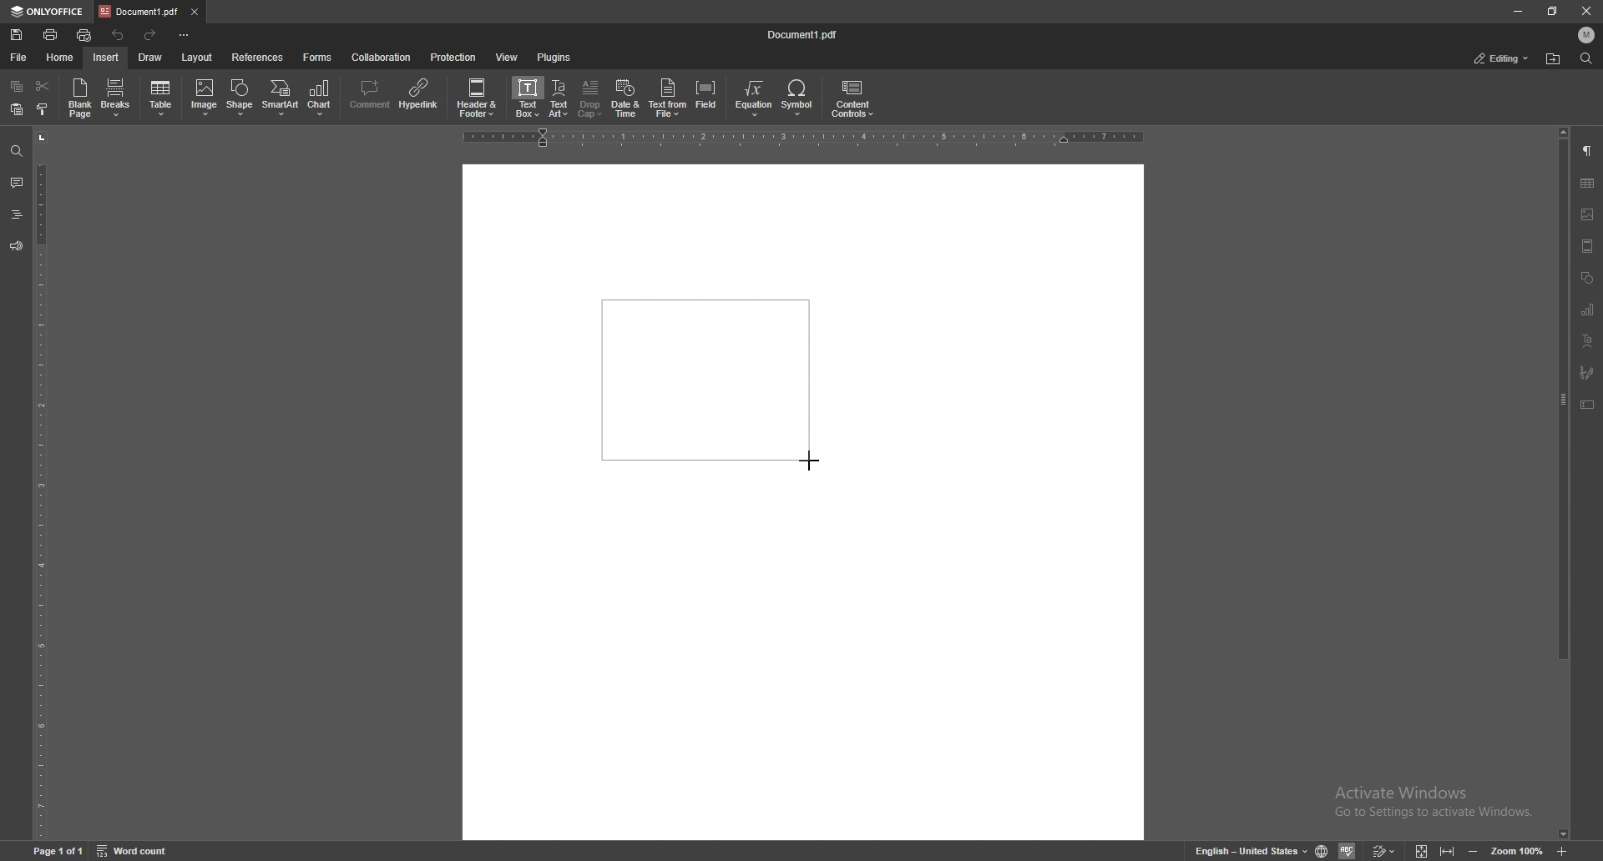 The width and height of the screenshot is (1603, 861). What do you see at coordinates (812, 461) in the screenshot?
I see `cursor` at bounding box center [812, 461].